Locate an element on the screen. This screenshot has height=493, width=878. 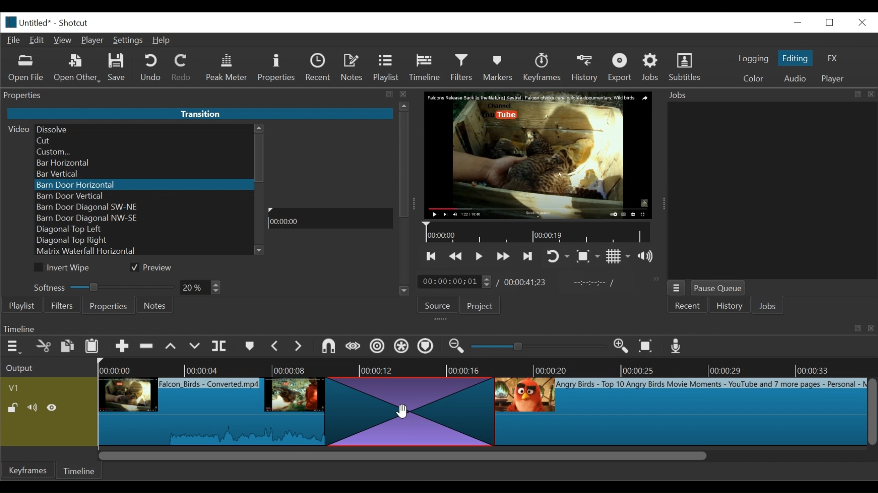
(un)lock track is located at coordinates (15, 408).